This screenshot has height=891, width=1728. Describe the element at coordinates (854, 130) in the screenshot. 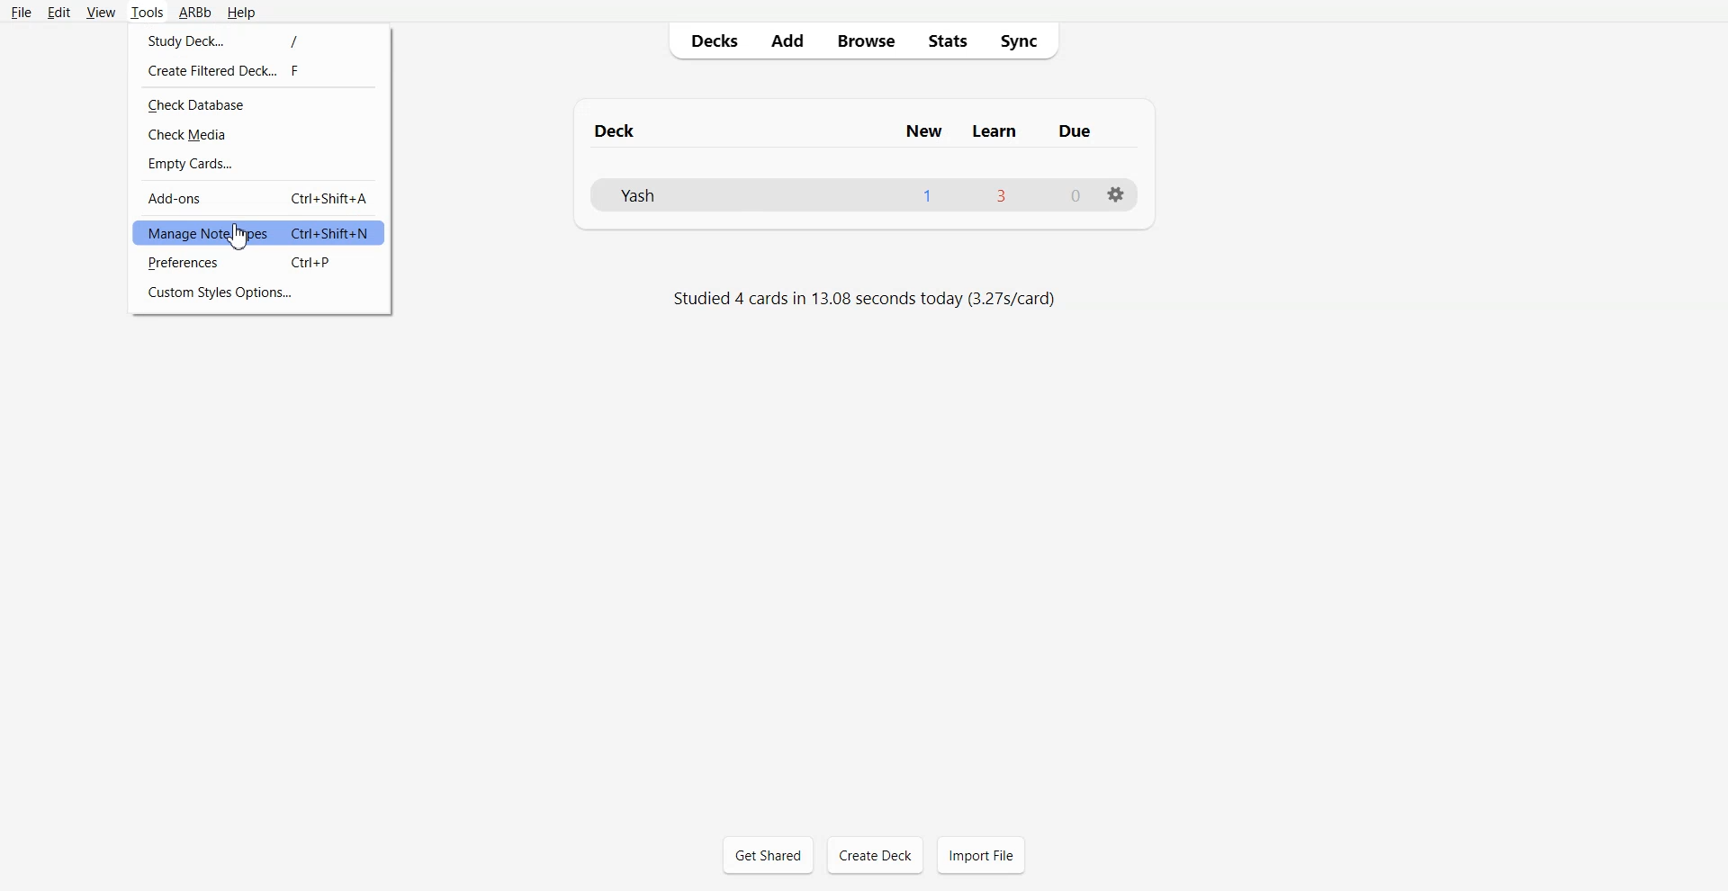

I see `Text 1` at that location.